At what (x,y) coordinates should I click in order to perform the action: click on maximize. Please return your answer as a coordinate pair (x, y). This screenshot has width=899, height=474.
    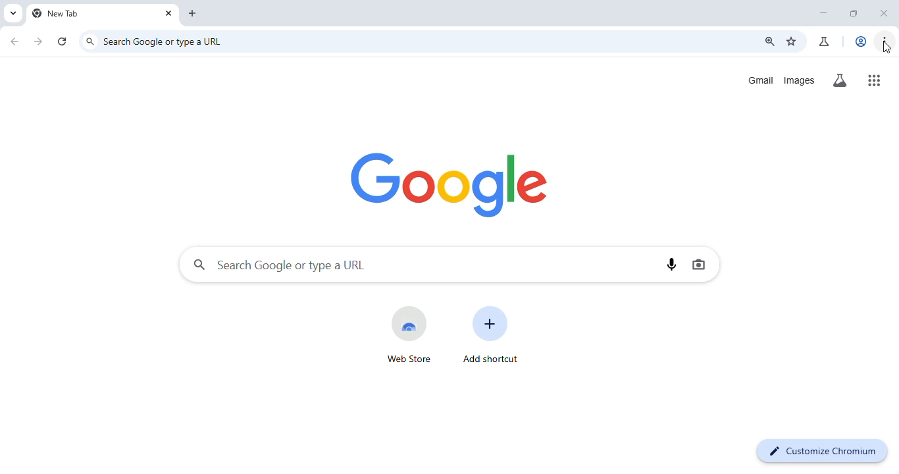
    Looking at the image, I should click on (854, 14).